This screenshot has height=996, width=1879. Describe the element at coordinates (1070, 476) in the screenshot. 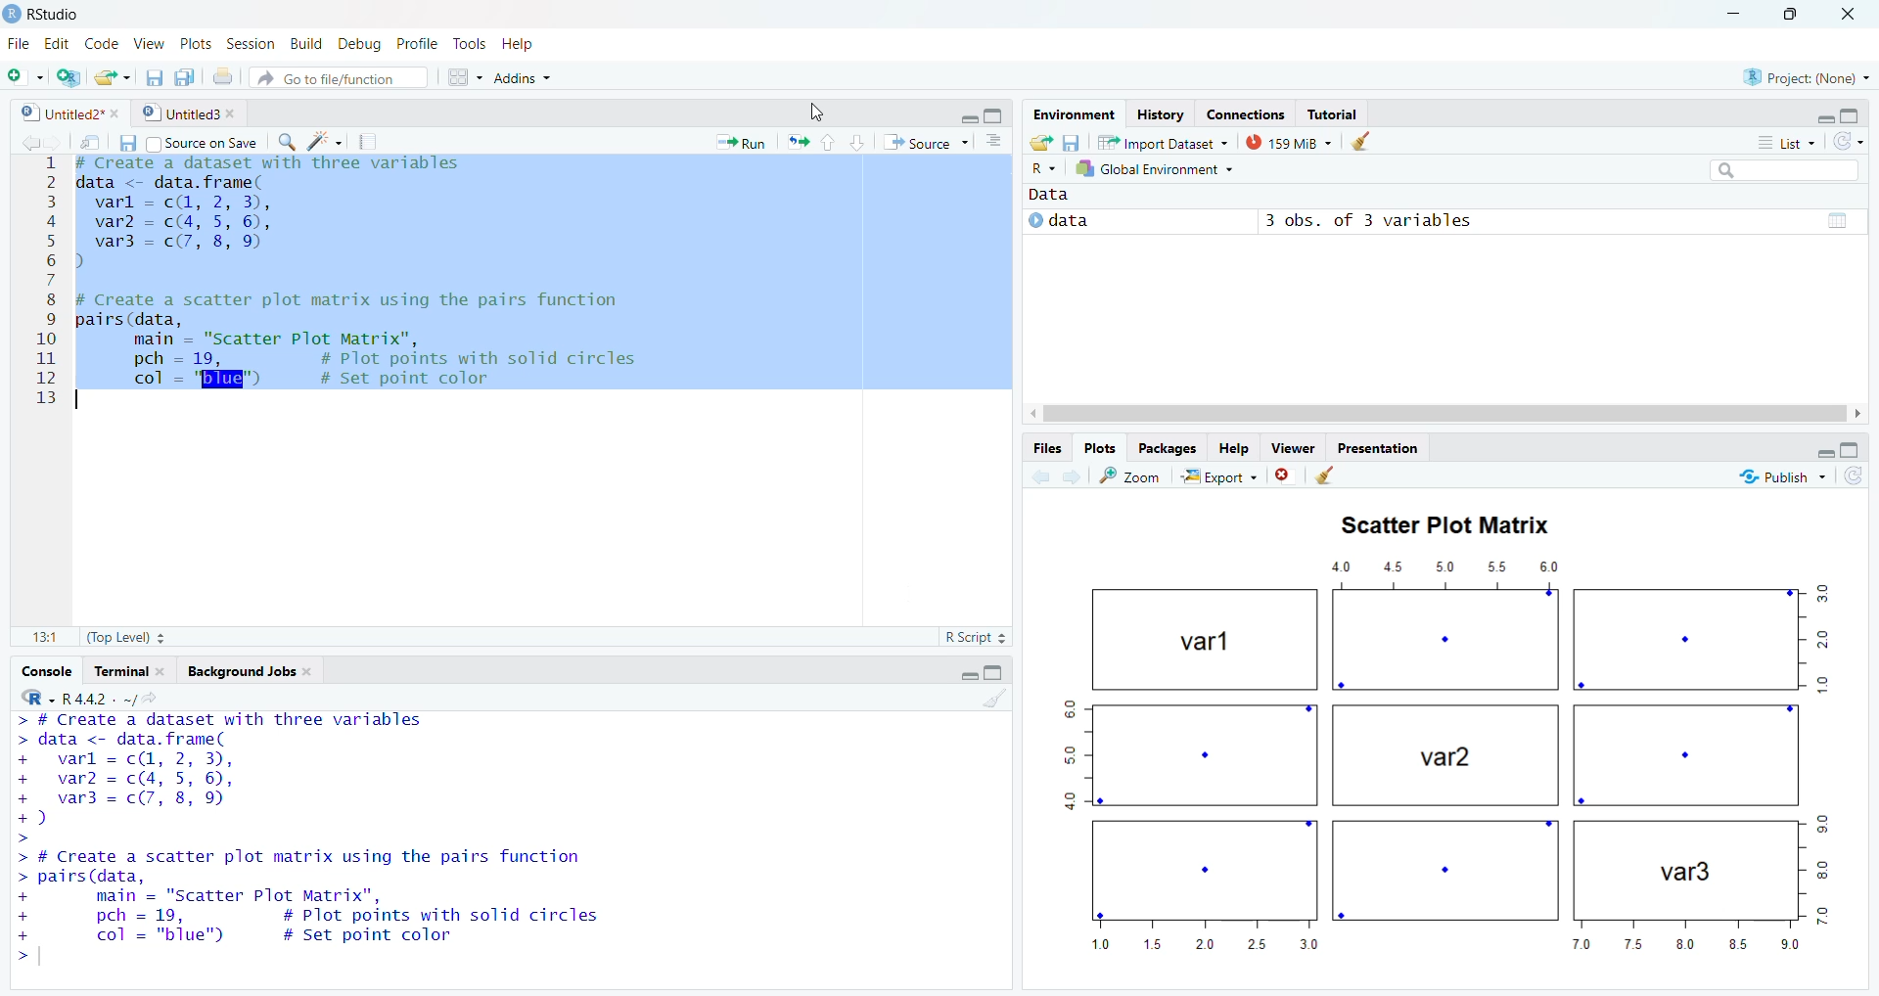

I see `Backward` at that location.